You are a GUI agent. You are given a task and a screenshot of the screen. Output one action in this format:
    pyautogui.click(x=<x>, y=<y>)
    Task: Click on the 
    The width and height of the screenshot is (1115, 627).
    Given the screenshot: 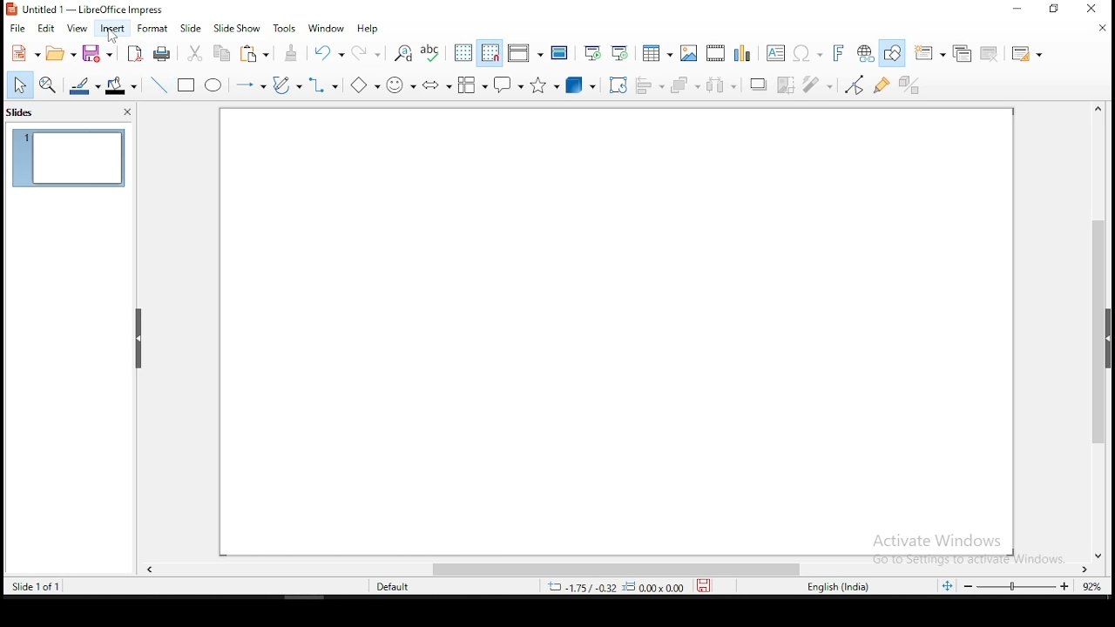 What is the action you would take?
    pyautogui.click(x=741, y=51)
    